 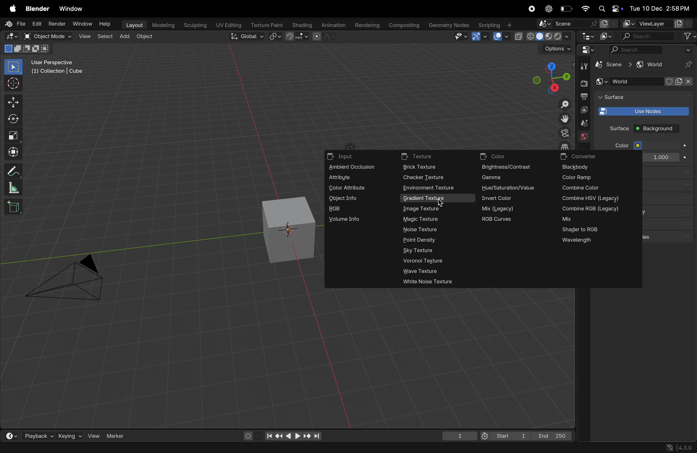 I want to click on Rgb curves, so click(x=506, y=219).